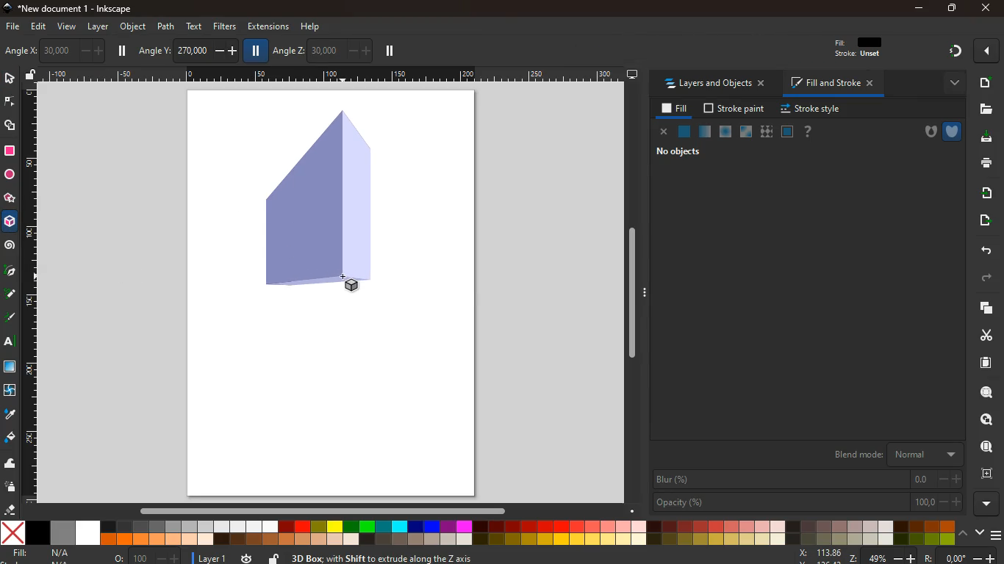 This screenshot has width=1004, height=564. I want to click on angle x, so click(65, 49).